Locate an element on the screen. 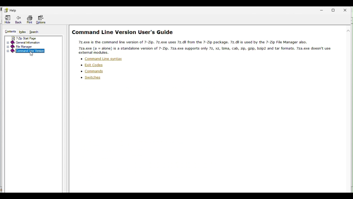  switches is located at coordinates (91, 78).